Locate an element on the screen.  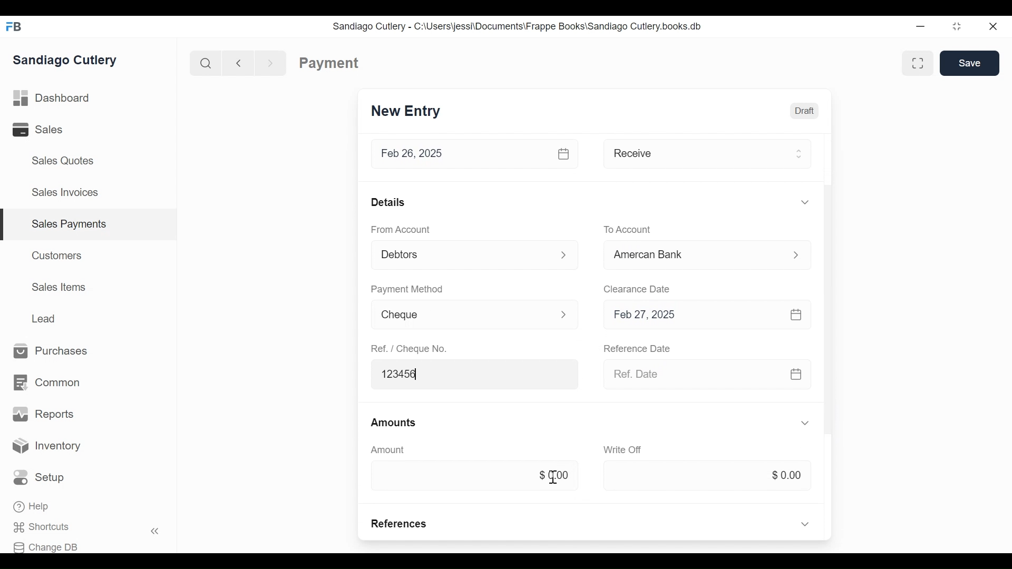
Setup is located at coordinates (42, 478).